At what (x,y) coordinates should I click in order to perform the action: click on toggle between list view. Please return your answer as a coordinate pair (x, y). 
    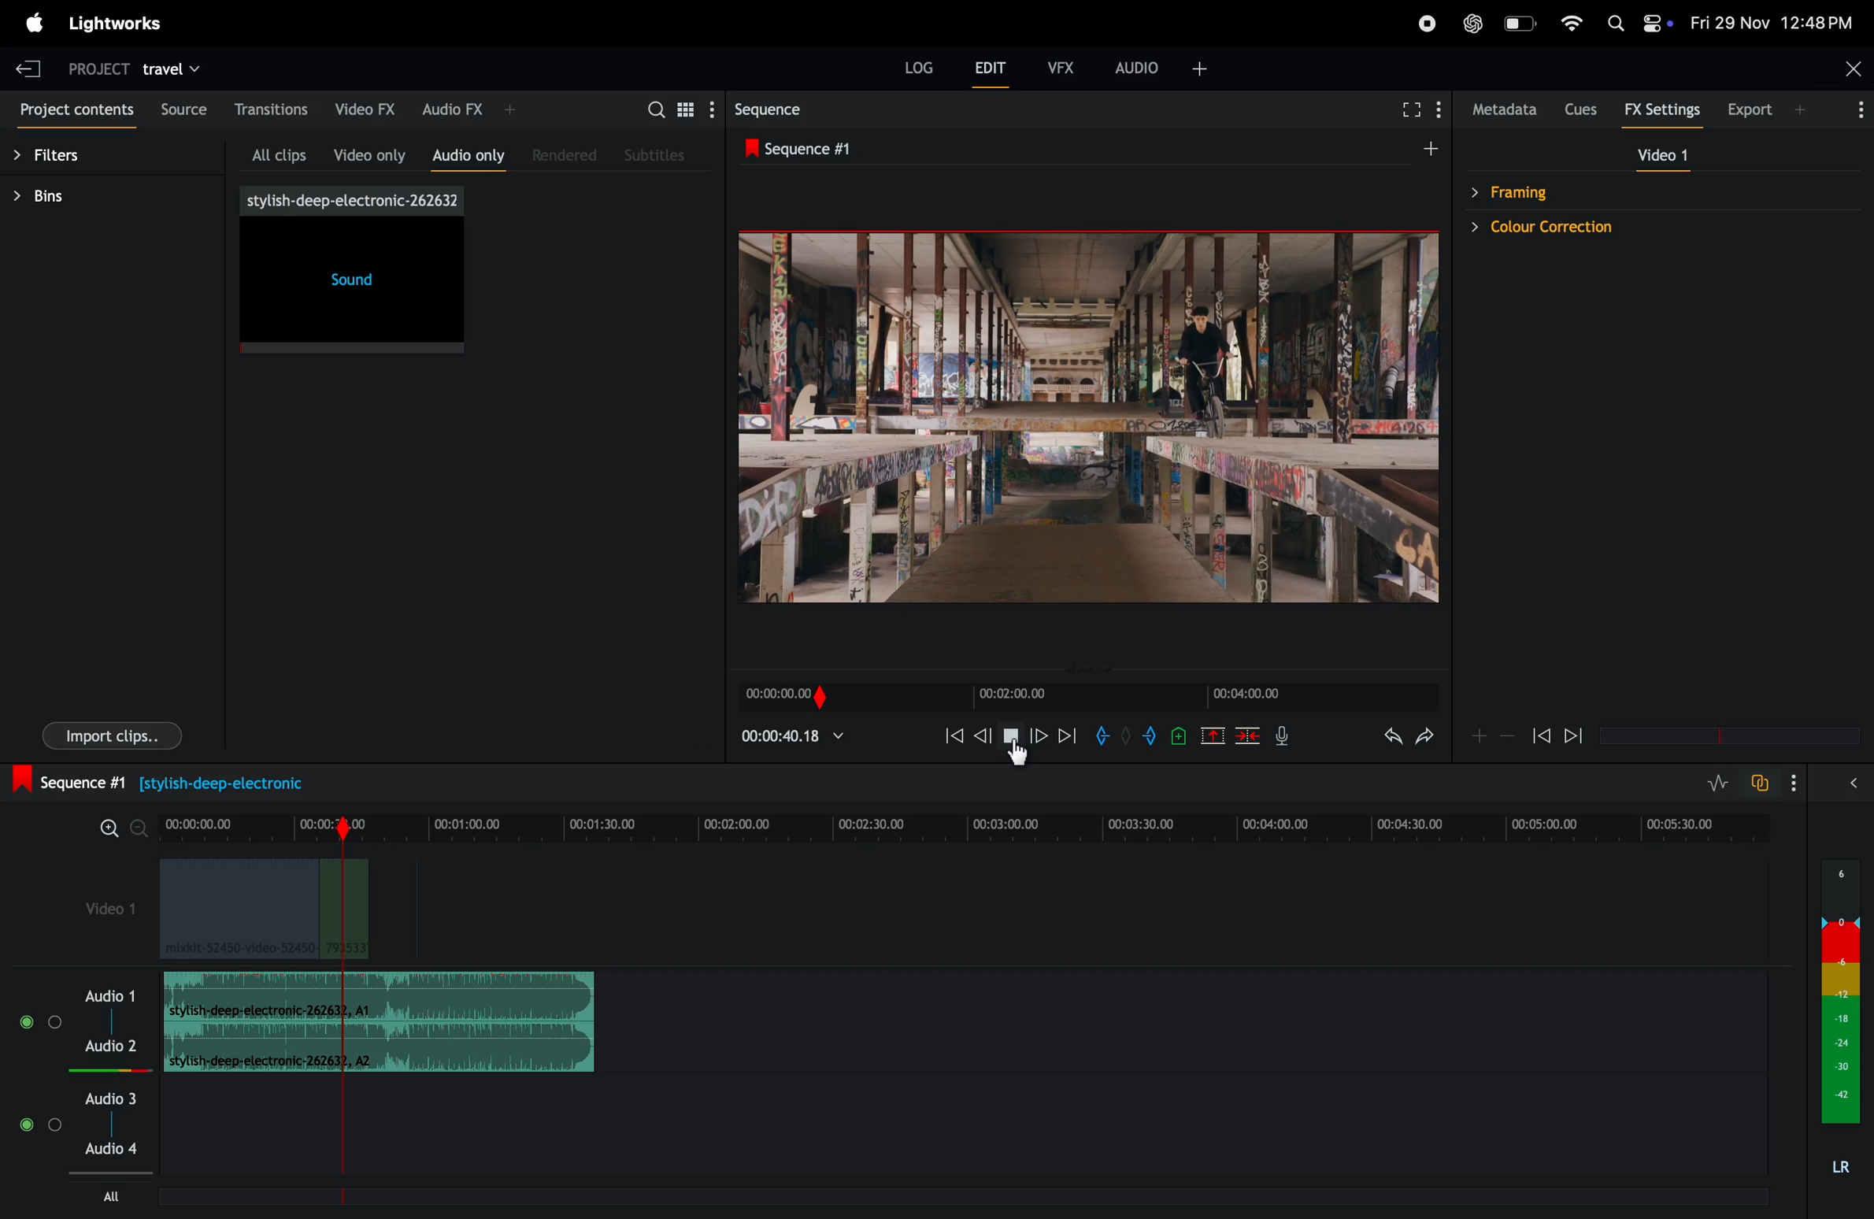
    Looking at the image, I should click on (682, 108).